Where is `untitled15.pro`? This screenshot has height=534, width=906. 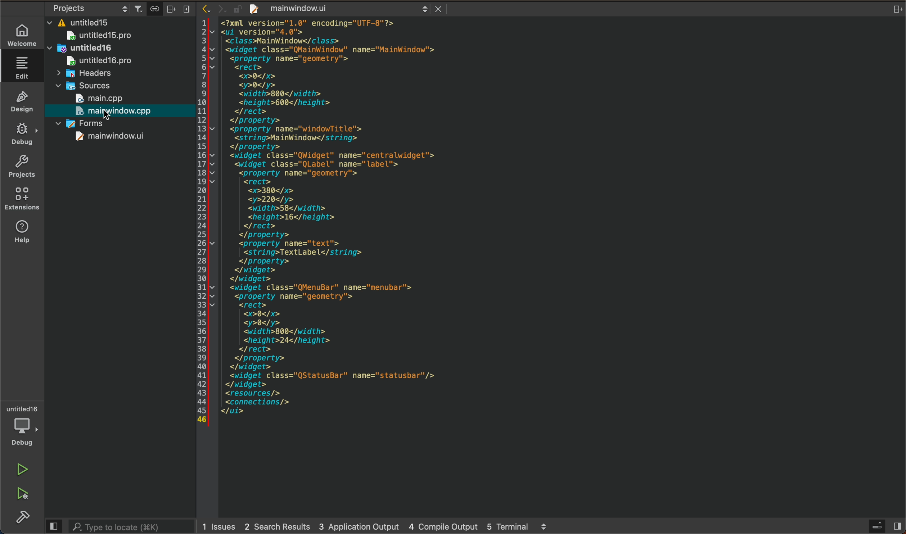 untitled15.pro is located at coordinates (110, 36).